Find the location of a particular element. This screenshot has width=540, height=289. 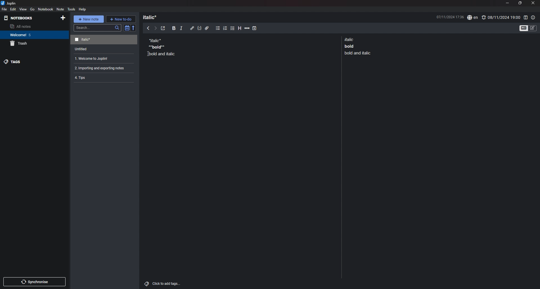

note is located at coordinates (60, 9).